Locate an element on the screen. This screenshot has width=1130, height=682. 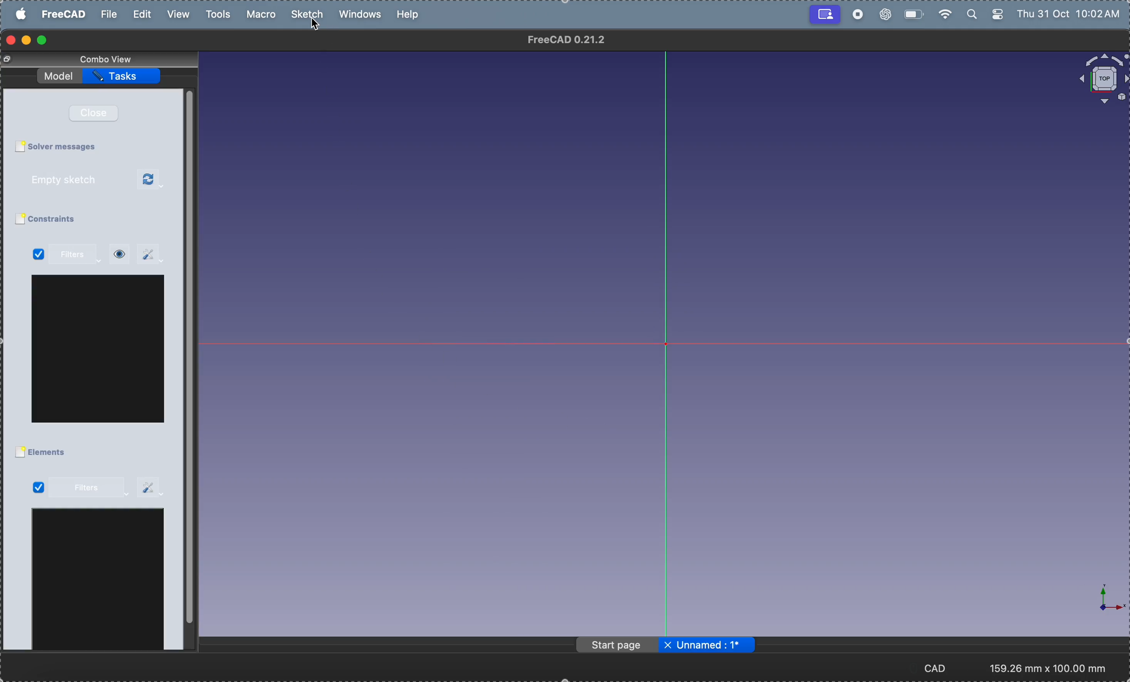
marco is located at coordinates (264, 14).